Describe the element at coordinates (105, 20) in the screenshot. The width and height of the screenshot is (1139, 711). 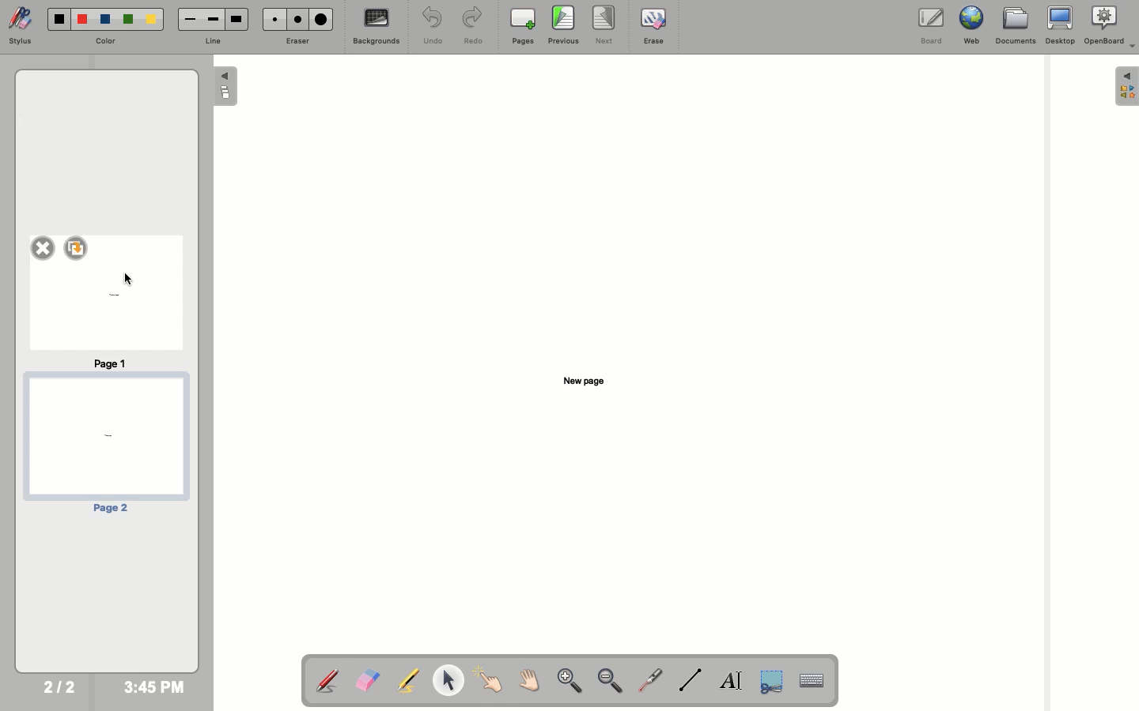
I see `Color 3` at that location.